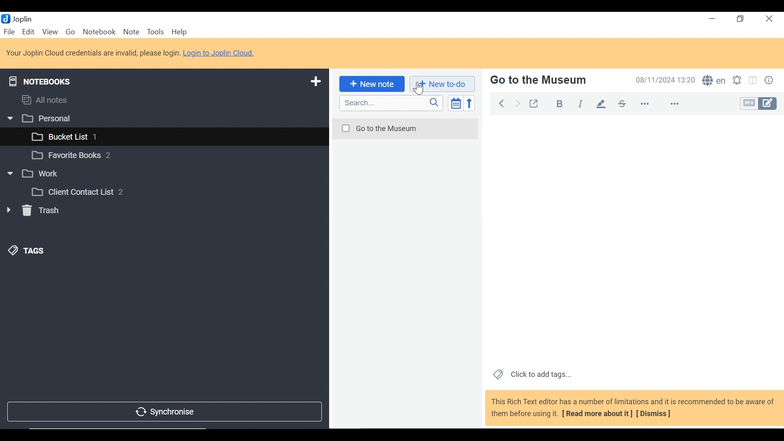 This screenshot has height=441, width=784. Describe the element at coordinates (23, 19) in the screenshot. I see `Joplin` at that location.